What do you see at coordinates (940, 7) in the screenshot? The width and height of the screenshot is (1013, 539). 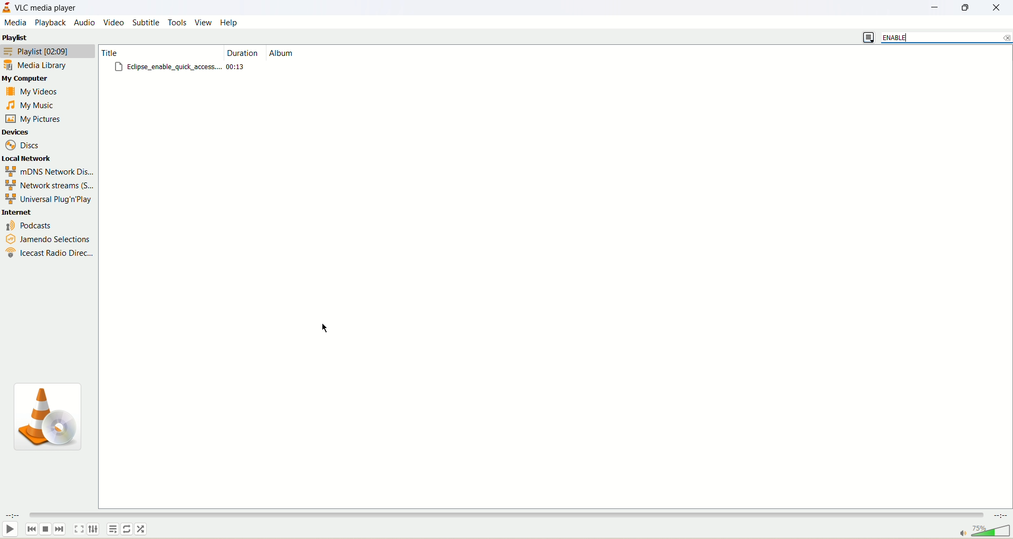 I see `minimize` at bounding box center [940, 7].